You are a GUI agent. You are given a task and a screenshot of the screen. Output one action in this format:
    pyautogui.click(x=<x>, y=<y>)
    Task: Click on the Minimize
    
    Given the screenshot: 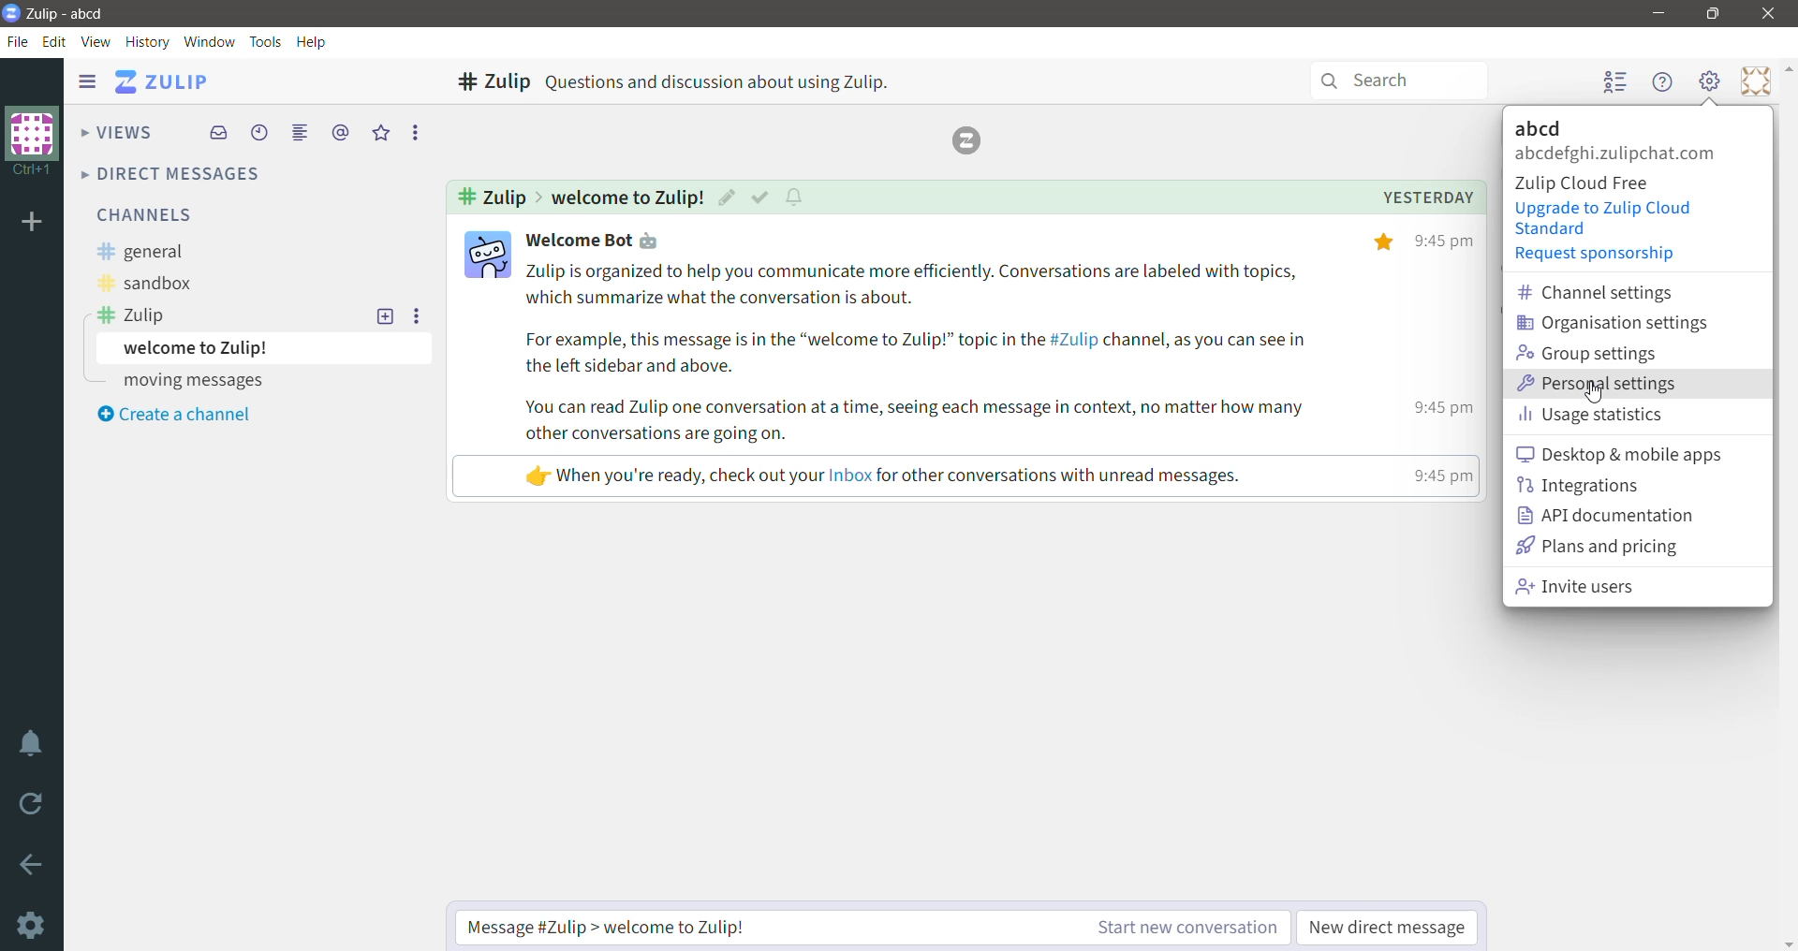 What is the action you would take?
    pyautogui.click(x=1660, y=13)
    